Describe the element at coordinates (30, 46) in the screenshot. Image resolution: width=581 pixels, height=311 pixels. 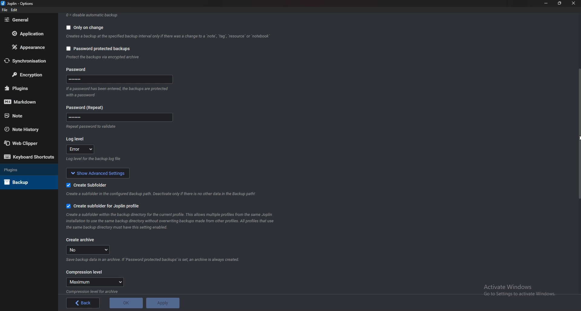
I see `Appearance` at that location.